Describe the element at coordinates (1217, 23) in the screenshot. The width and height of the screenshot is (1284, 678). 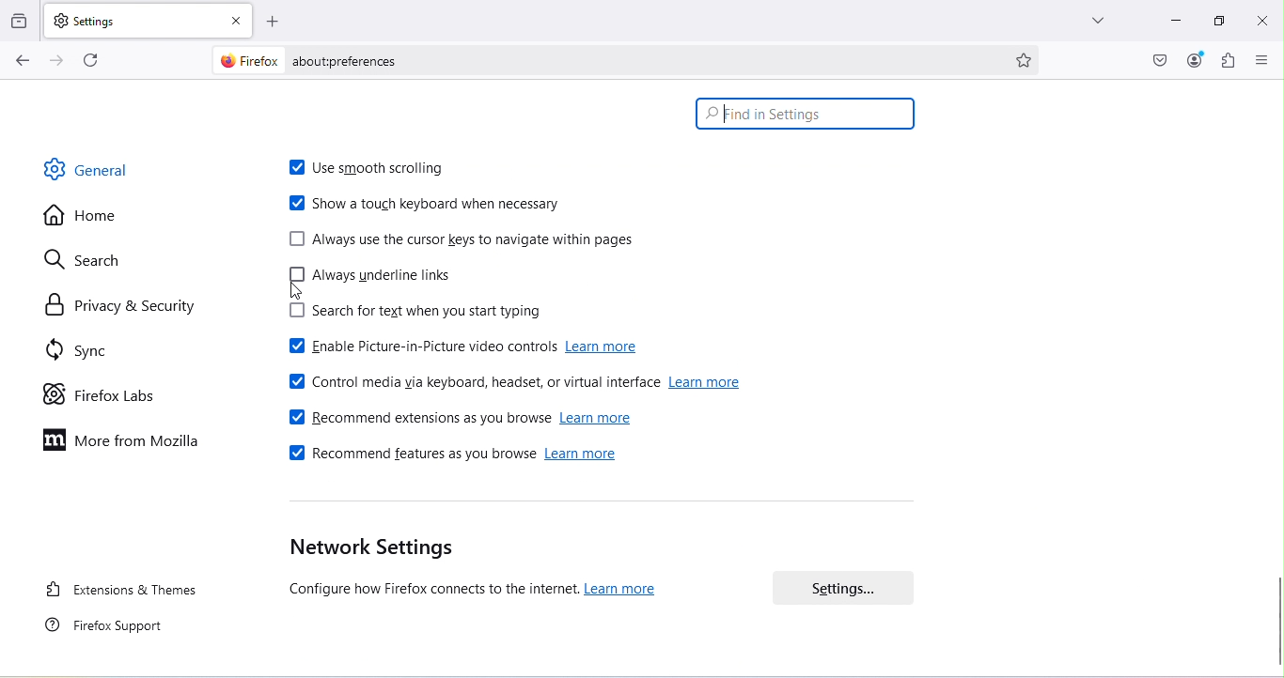
I see `Maximize` at that location.